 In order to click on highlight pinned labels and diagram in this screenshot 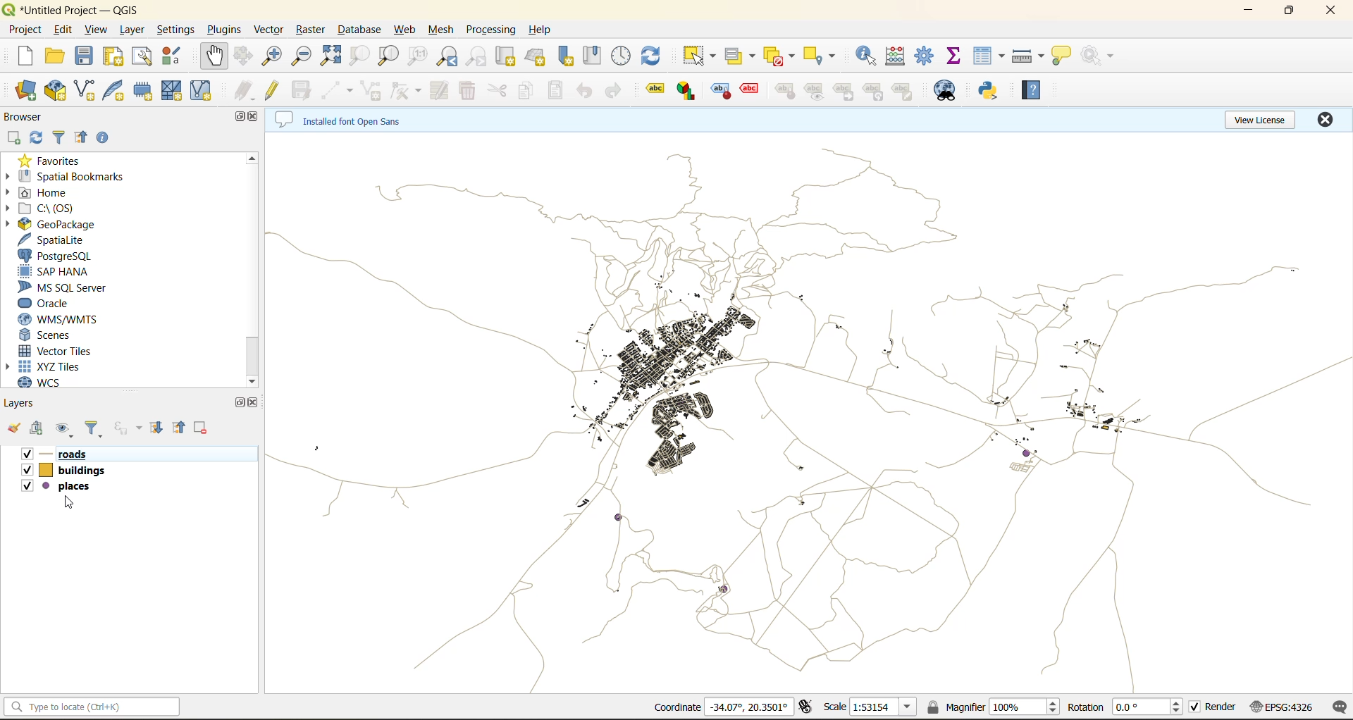, I will do `click(719, 92)`.